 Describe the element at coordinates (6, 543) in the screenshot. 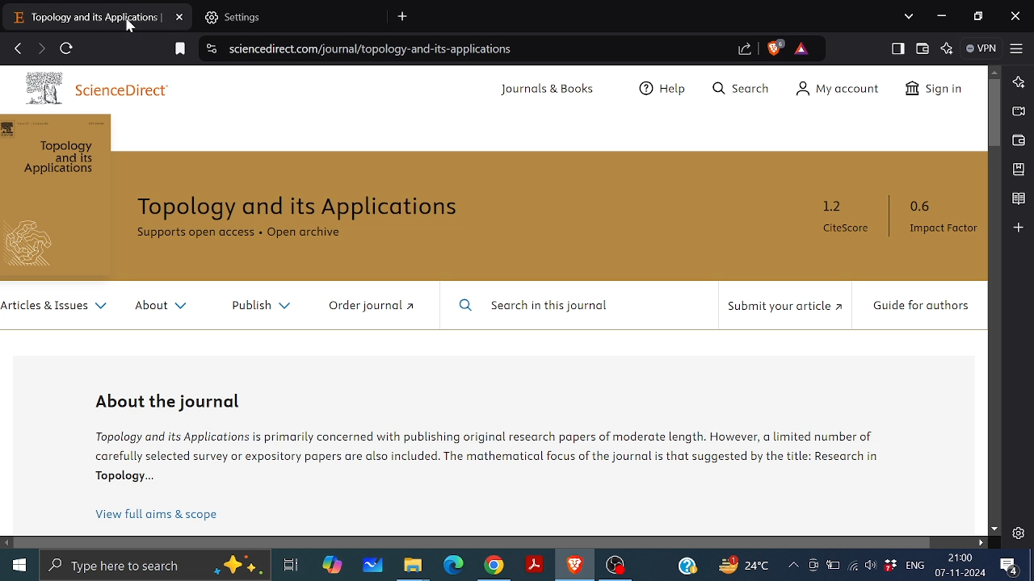

I see `Move left` at that location.